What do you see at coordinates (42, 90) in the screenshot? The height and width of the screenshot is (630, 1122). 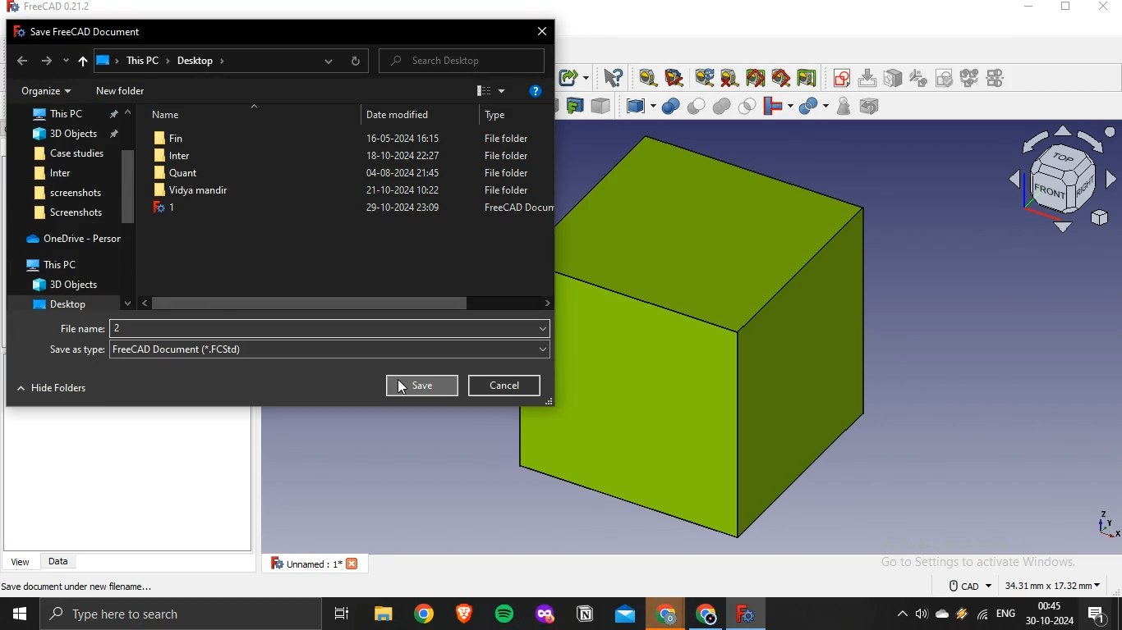 I see `Organize` at bounding box center [42, 90].